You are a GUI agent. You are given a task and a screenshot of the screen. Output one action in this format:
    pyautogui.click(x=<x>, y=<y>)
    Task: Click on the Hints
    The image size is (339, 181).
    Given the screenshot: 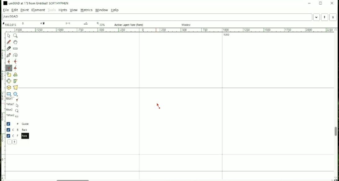 What is the action you would take?
    pyautogui.click(x=63, y=11)
    